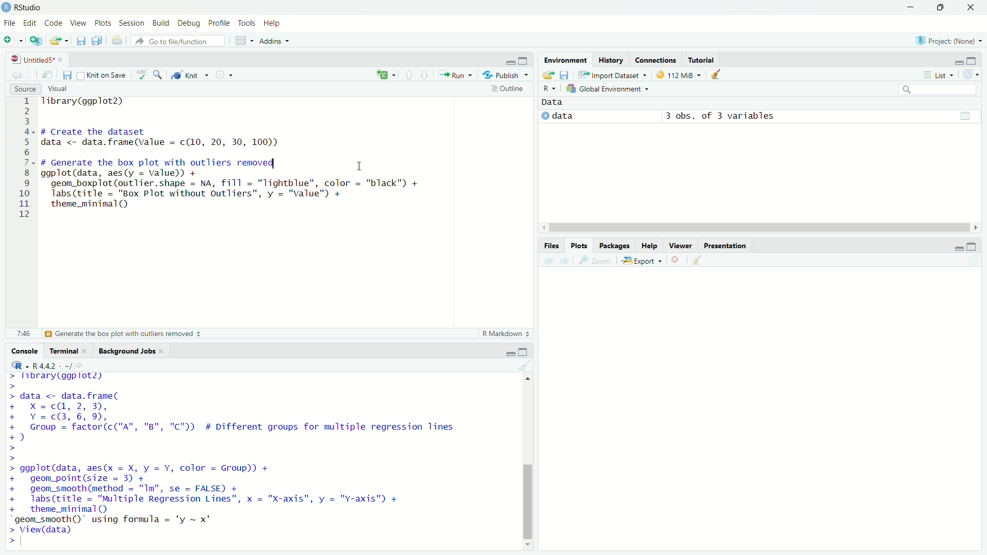 Image resolution: width=987 pixels, height=555 pixels. What do you see at coordinates (680, 245) in the screenshot?
I see `Viewer` at bounding box center [680, 245].